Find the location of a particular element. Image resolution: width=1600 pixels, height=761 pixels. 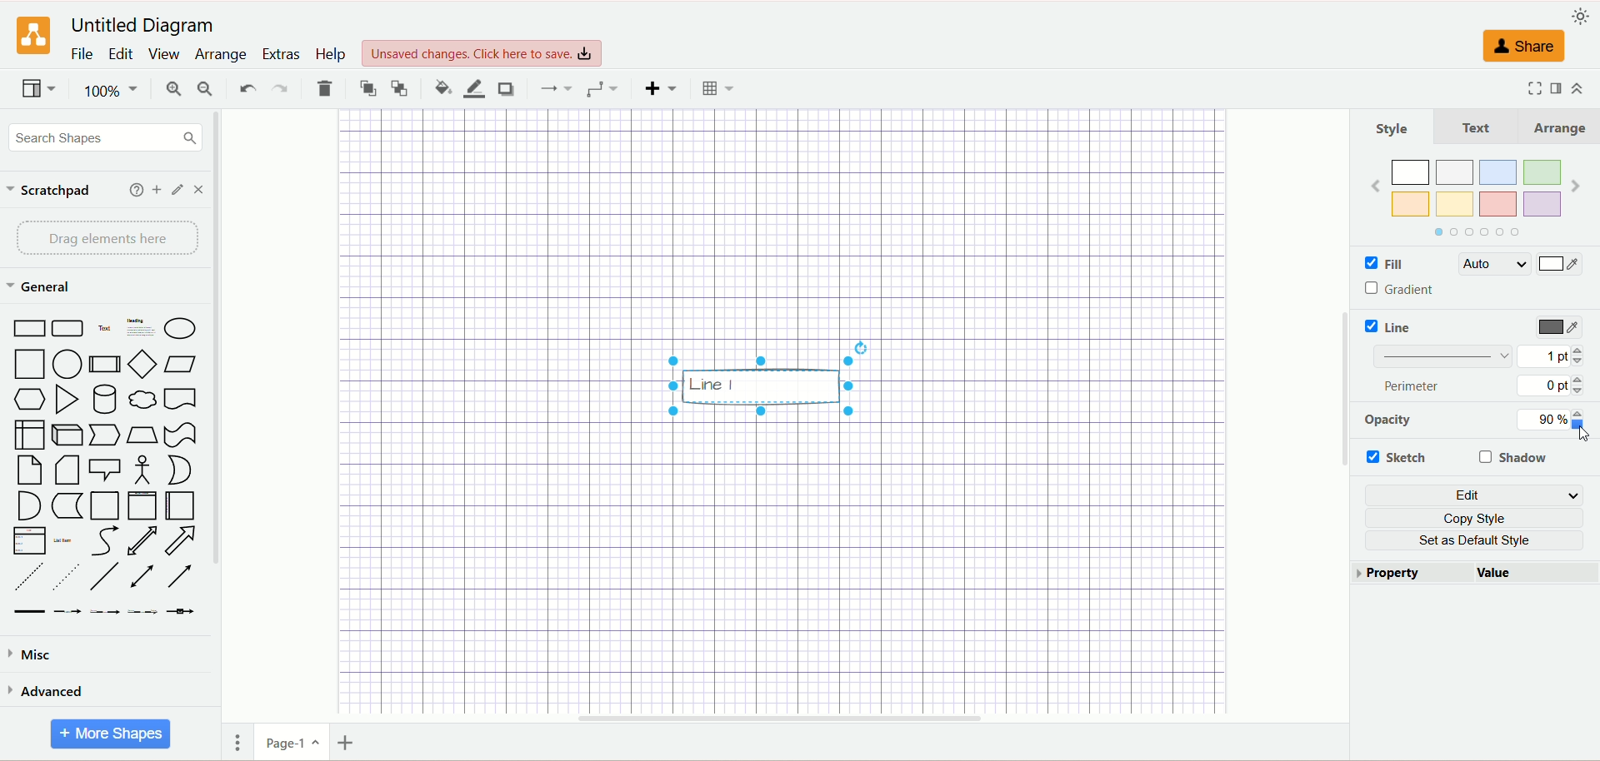

Cursor at Opacity is located at coordinates (1580, 435).